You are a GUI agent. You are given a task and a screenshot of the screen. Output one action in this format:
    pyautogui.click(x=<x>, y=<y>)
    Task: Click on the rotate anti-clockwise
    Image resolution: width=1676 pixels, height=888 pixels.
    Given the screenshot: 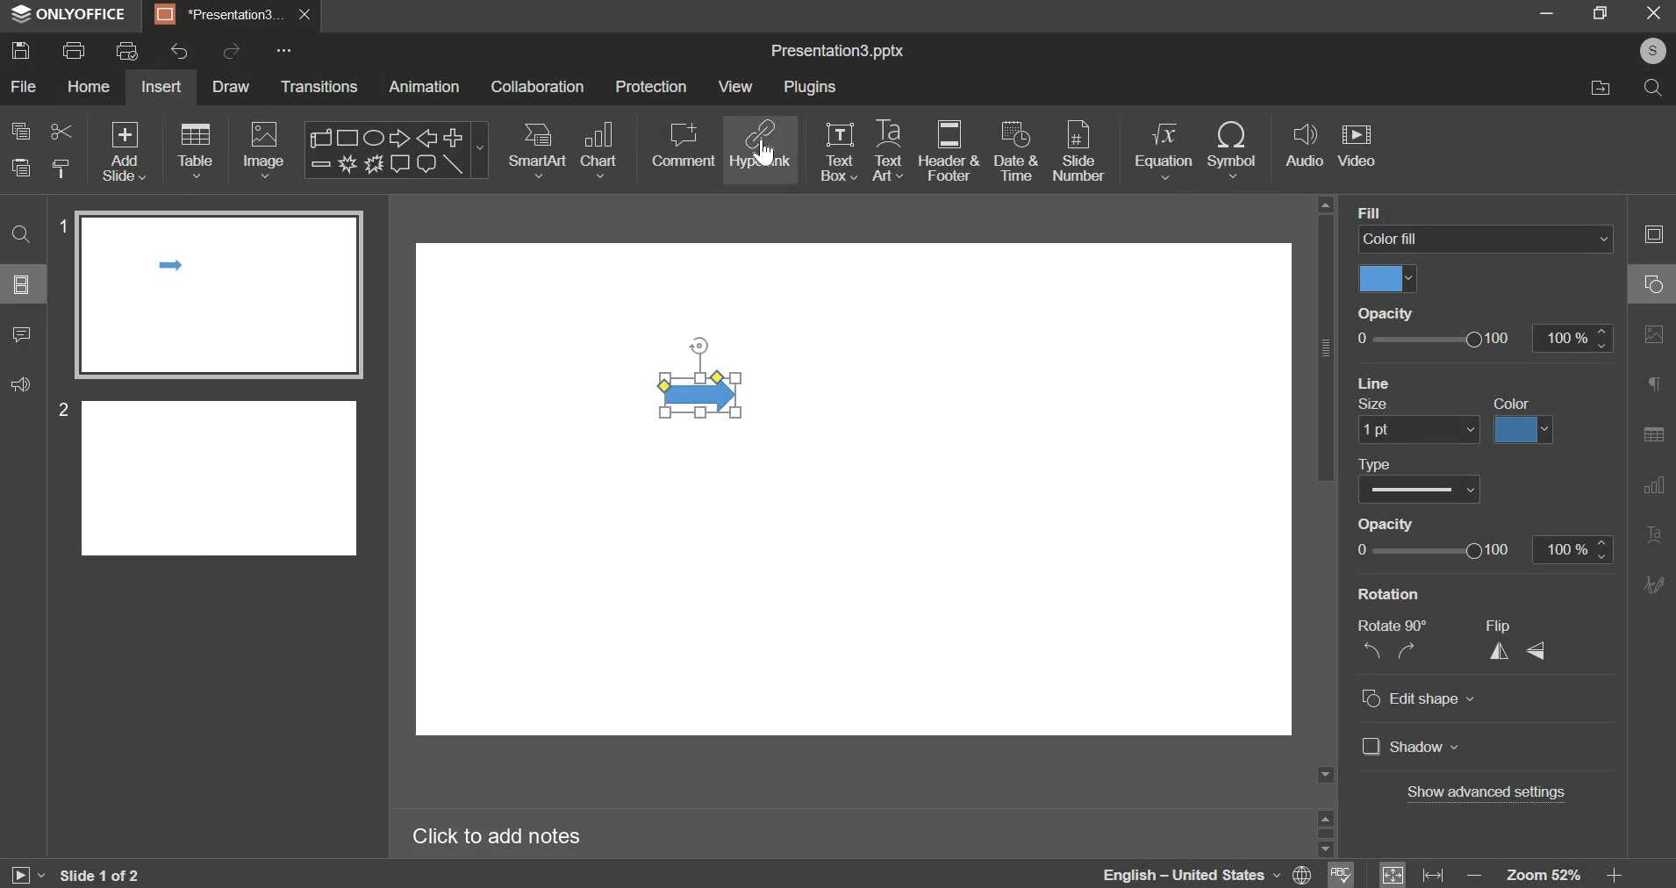 What is the action you would take?
    pyautogui.click(x=1371, y=649)
    